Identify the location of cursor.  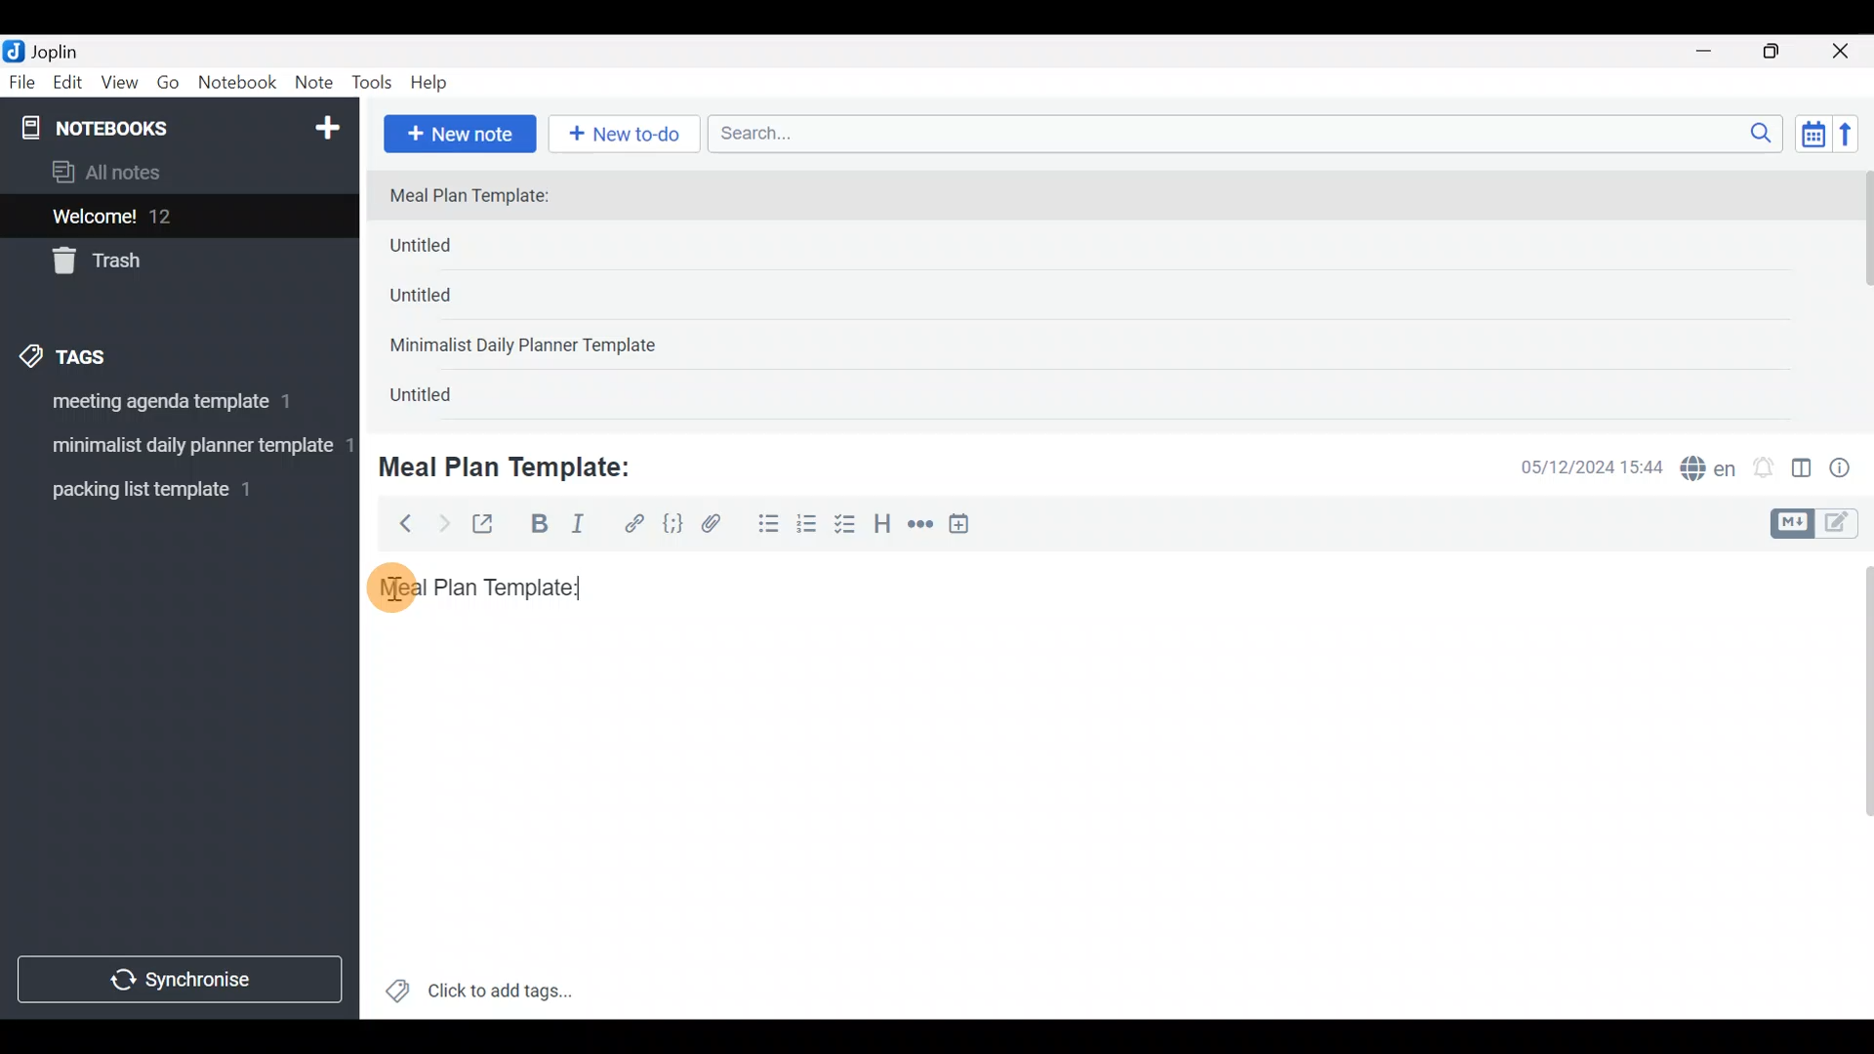
(399, 596).